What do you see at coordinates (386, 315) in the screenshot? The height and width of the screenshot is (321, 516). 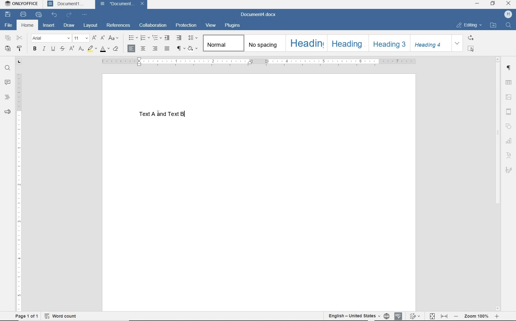 I see `SET DOCUMENT LANGUAGE` at bounding box center [386, 315].